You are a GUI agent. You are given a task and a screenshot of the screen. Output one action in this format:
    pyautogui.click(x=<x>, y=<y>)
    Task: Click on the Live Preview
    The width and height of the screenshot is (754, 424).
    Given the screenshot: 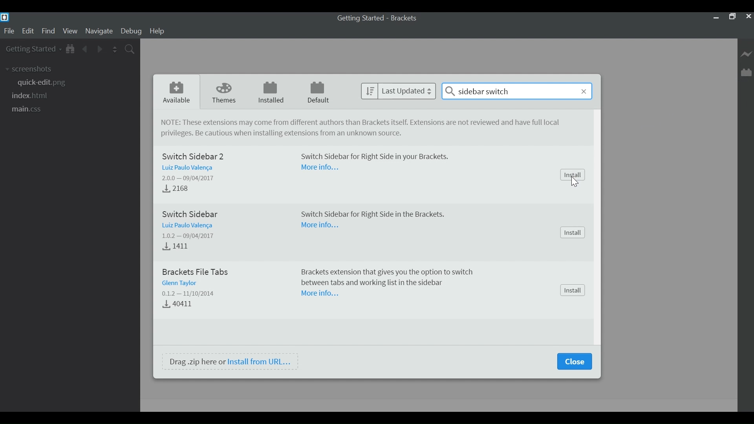 What is the action you would take?
    pyautogui.click(x=746, y=55)
    